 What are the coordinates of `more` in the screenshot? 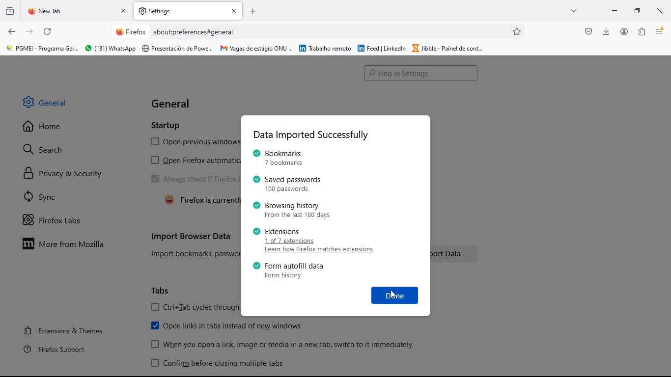 It's located at (574, 10).